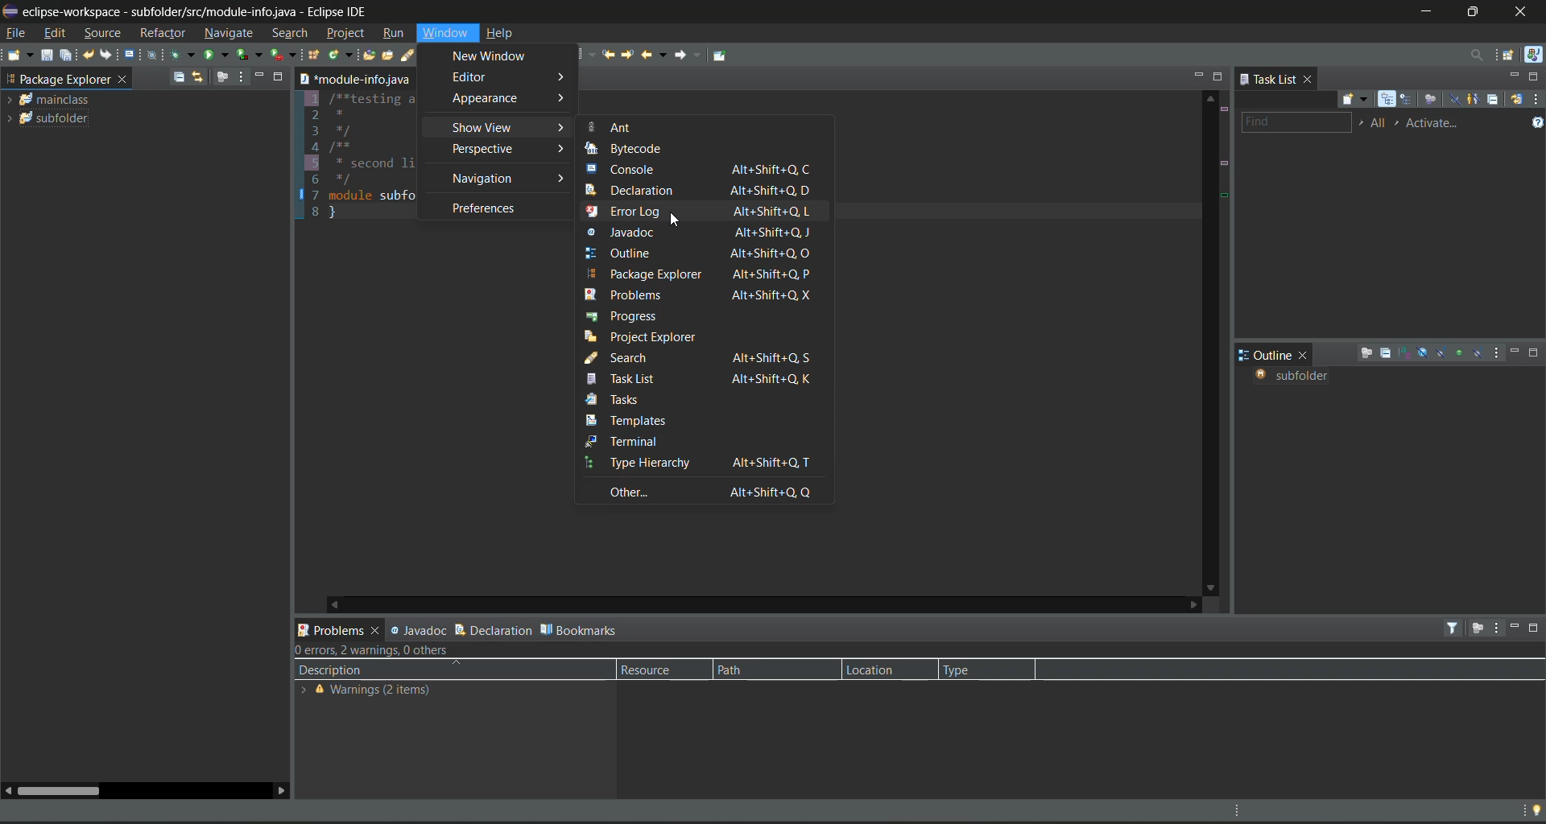 Image resolution: width=1546 pixels, height=824 pixels. I want to click on module info java, so click(355, 79).